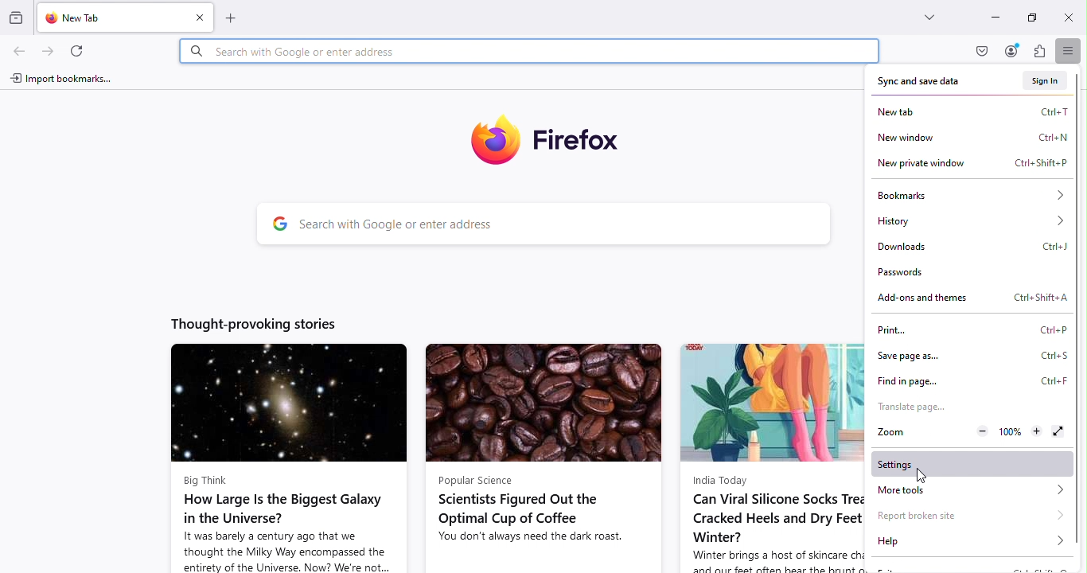 Image resolution: width=1087 pixels, height=573 pixels. Describe the element at coordinates (532, 52) in the screenshot. I see `Address bar` at that location.